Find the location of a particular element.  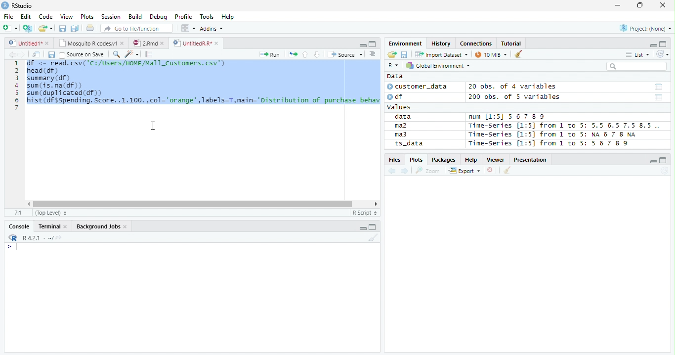

values is located at coordinates (400, 107).